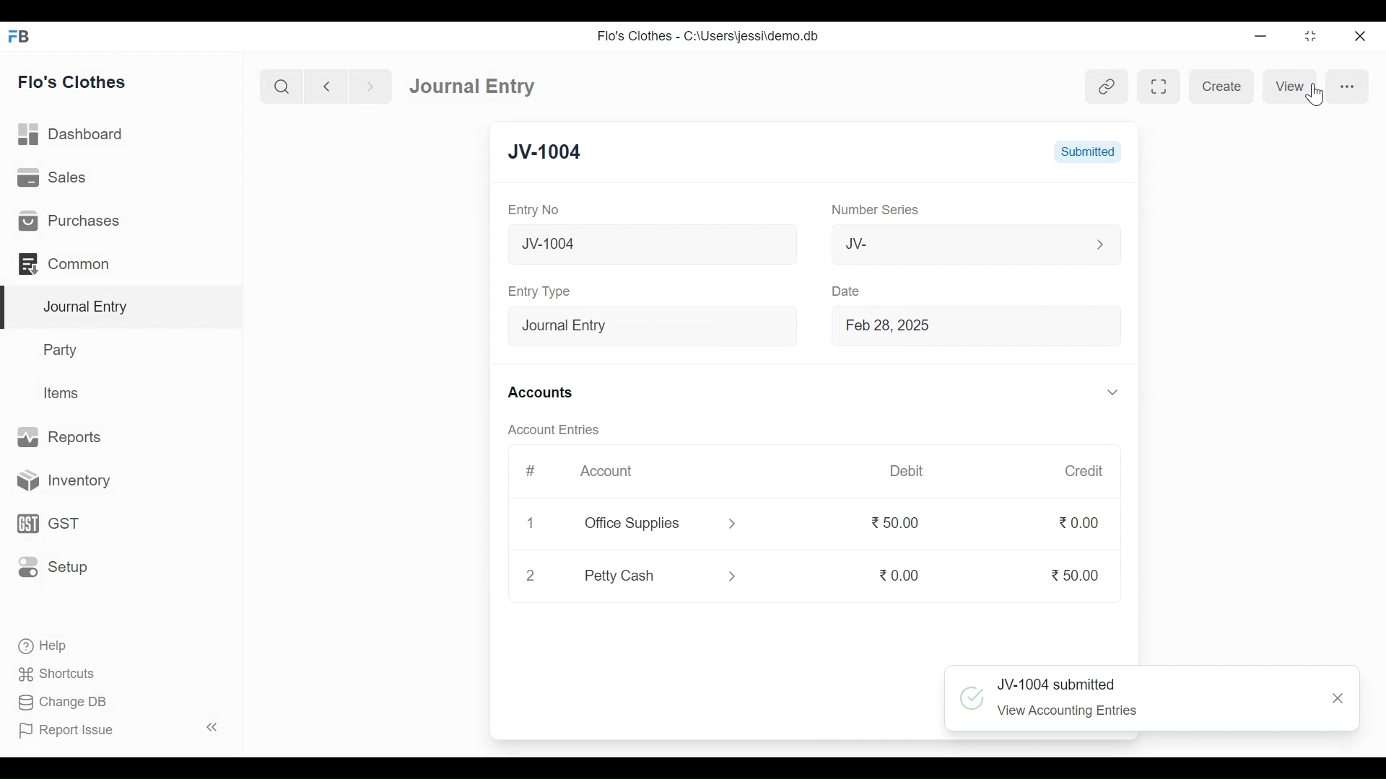 This screenshot has width=1386, height=779. Describe the element at coordinates (845, 292) in the screenshot. I see `Date` at that location.